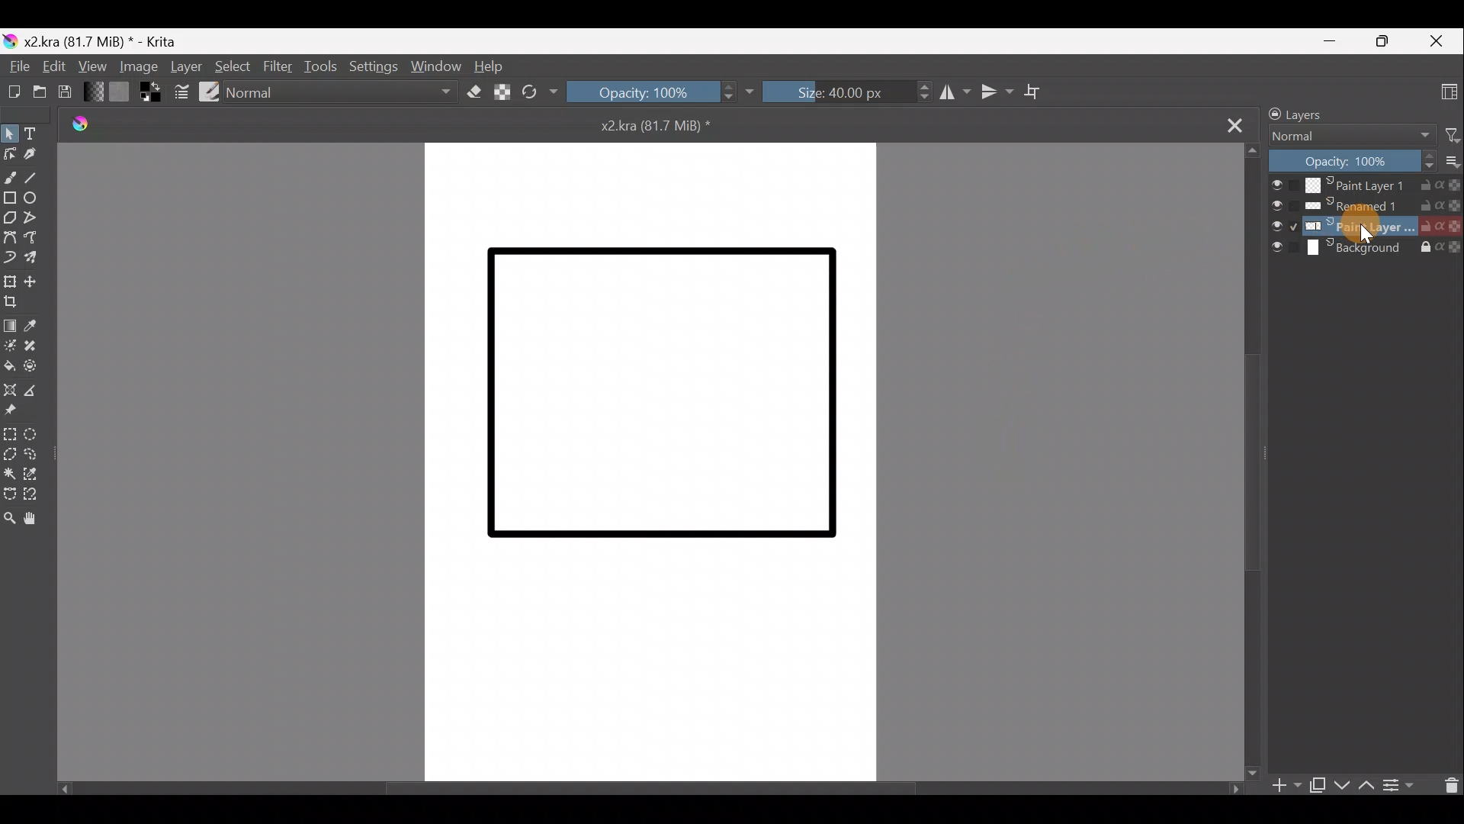 The height and width of the screenshot is (824, 1464). Describe the element at coordinates (1437, 43) in the screenshot. I see `Close` at that location.